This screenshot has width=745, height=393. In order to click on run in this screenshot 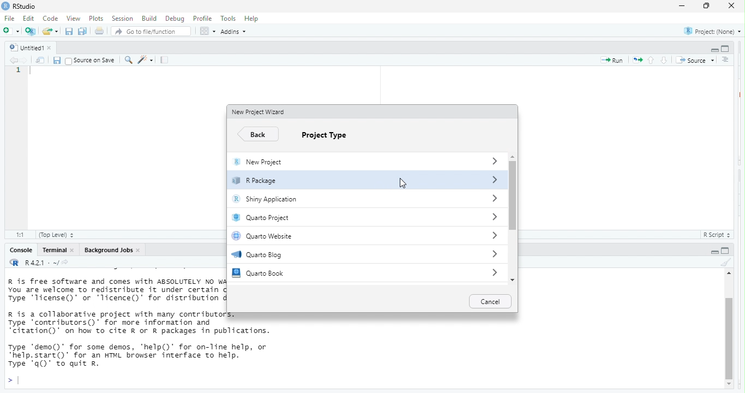, I will do `click(610, 61)`.